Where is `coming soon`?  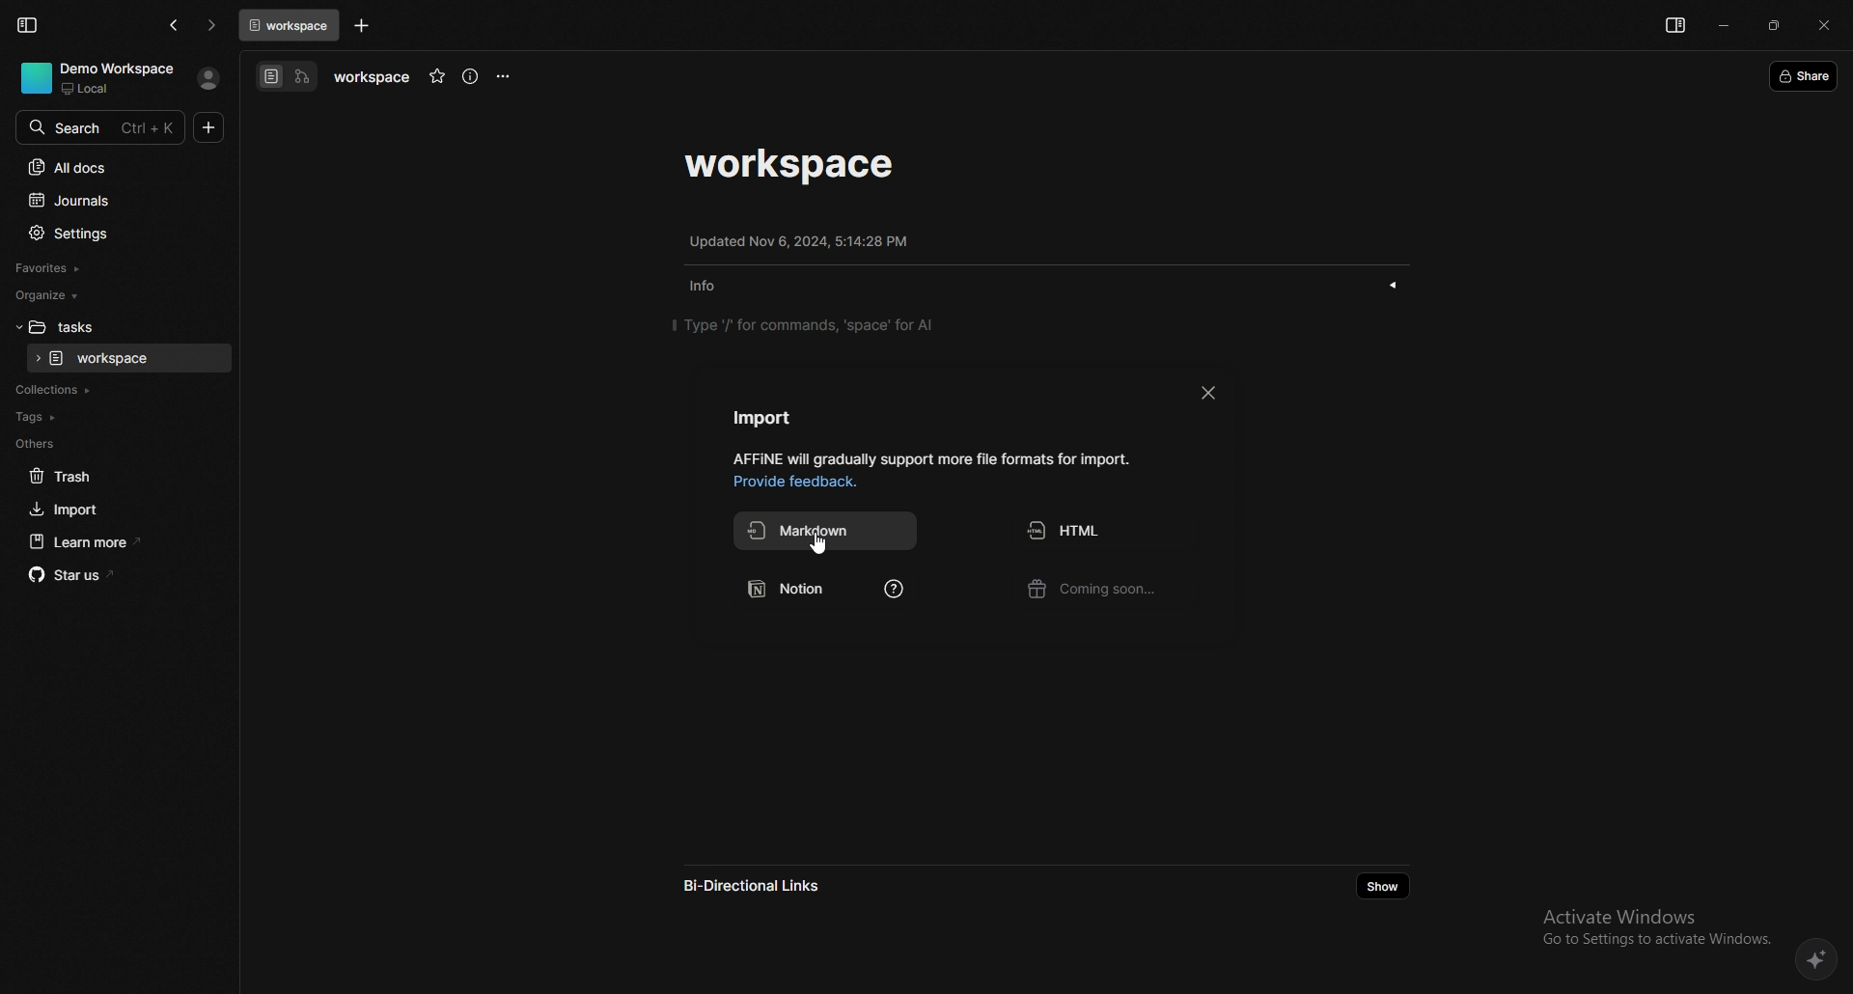 coming soon is located at coordinates (1107, 592).